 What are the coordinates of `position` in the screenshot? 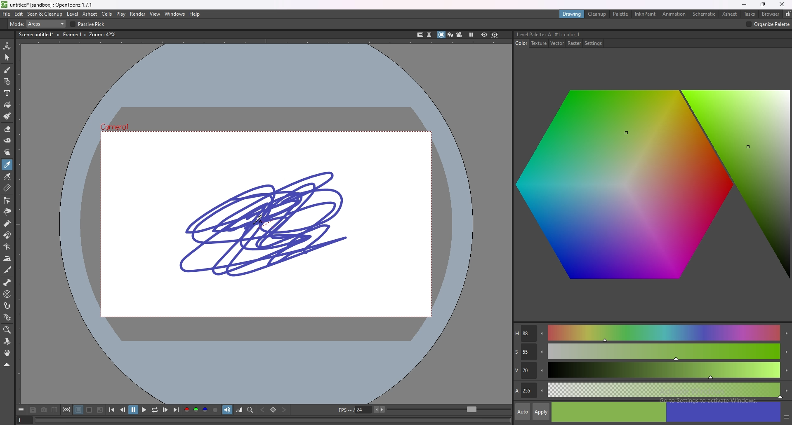 It's located at (477, 24).